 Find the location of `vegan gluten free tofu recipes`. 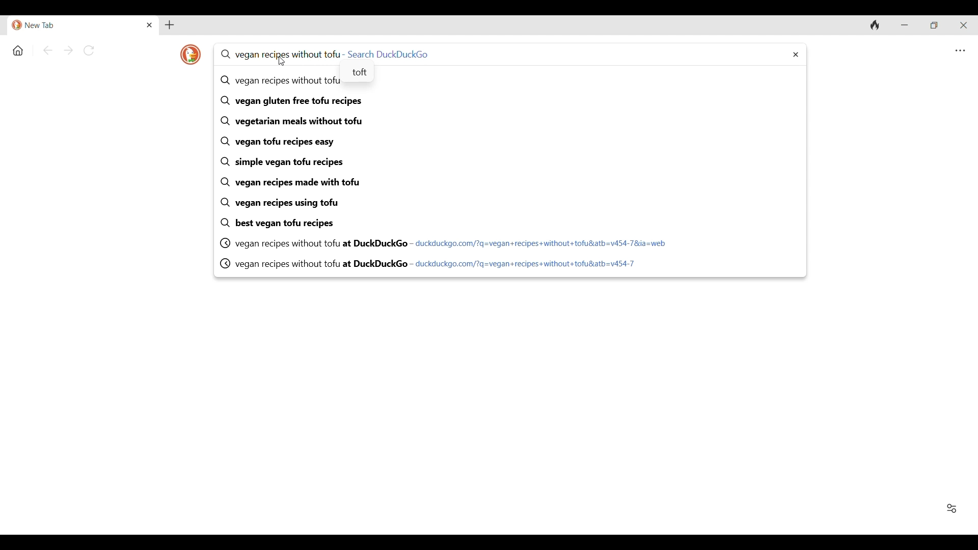

vegan gluten free tofu recipes is located at coordinates (509, 101).